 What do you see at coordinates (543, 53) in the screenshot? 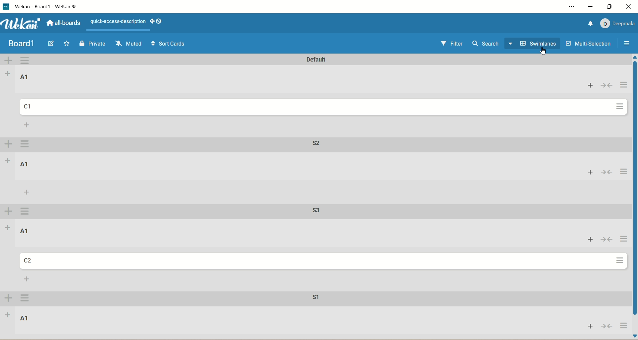
I see `cursor` at bounding box center [543, 53].